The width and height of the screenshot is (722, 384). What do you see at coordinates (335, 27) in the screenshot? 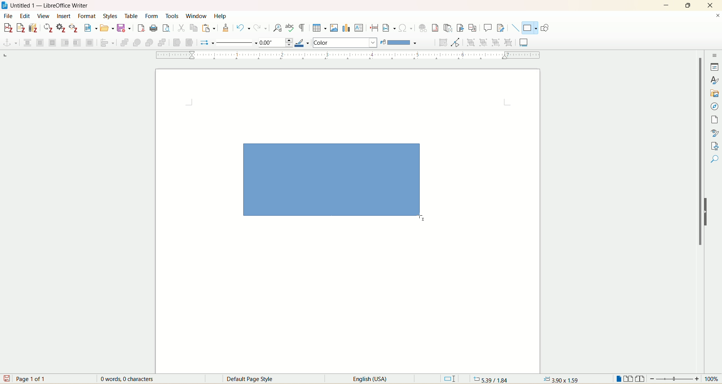
I see `insert image` at bounding box center [335, 27].